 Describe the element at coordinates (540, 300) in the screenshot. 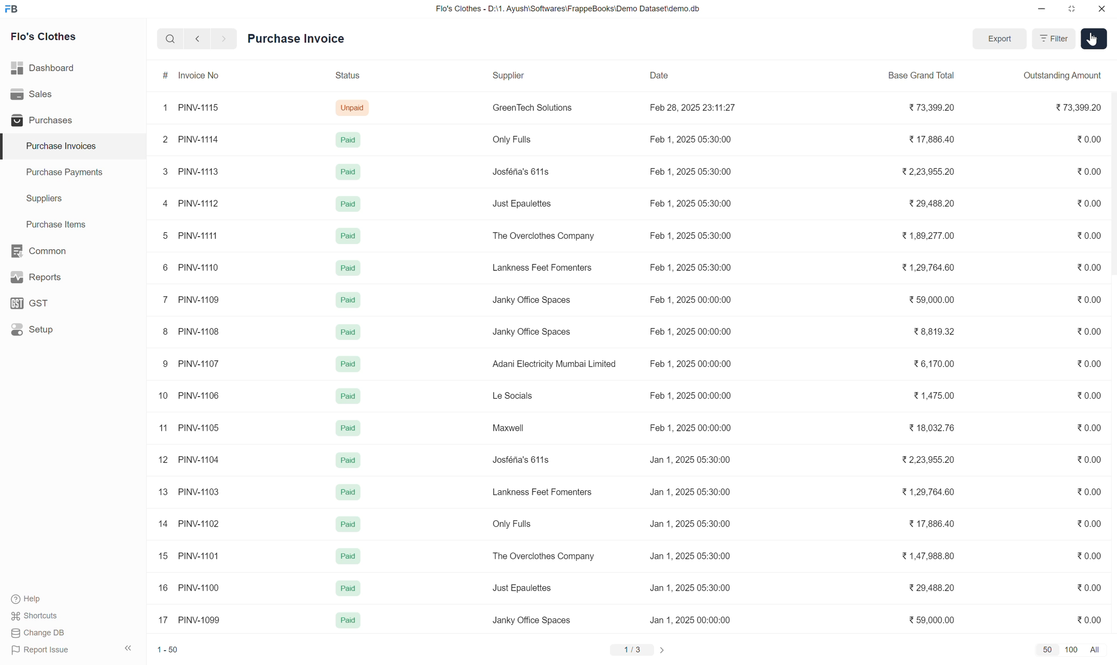

I see `Janky Office Spaces` at that location.